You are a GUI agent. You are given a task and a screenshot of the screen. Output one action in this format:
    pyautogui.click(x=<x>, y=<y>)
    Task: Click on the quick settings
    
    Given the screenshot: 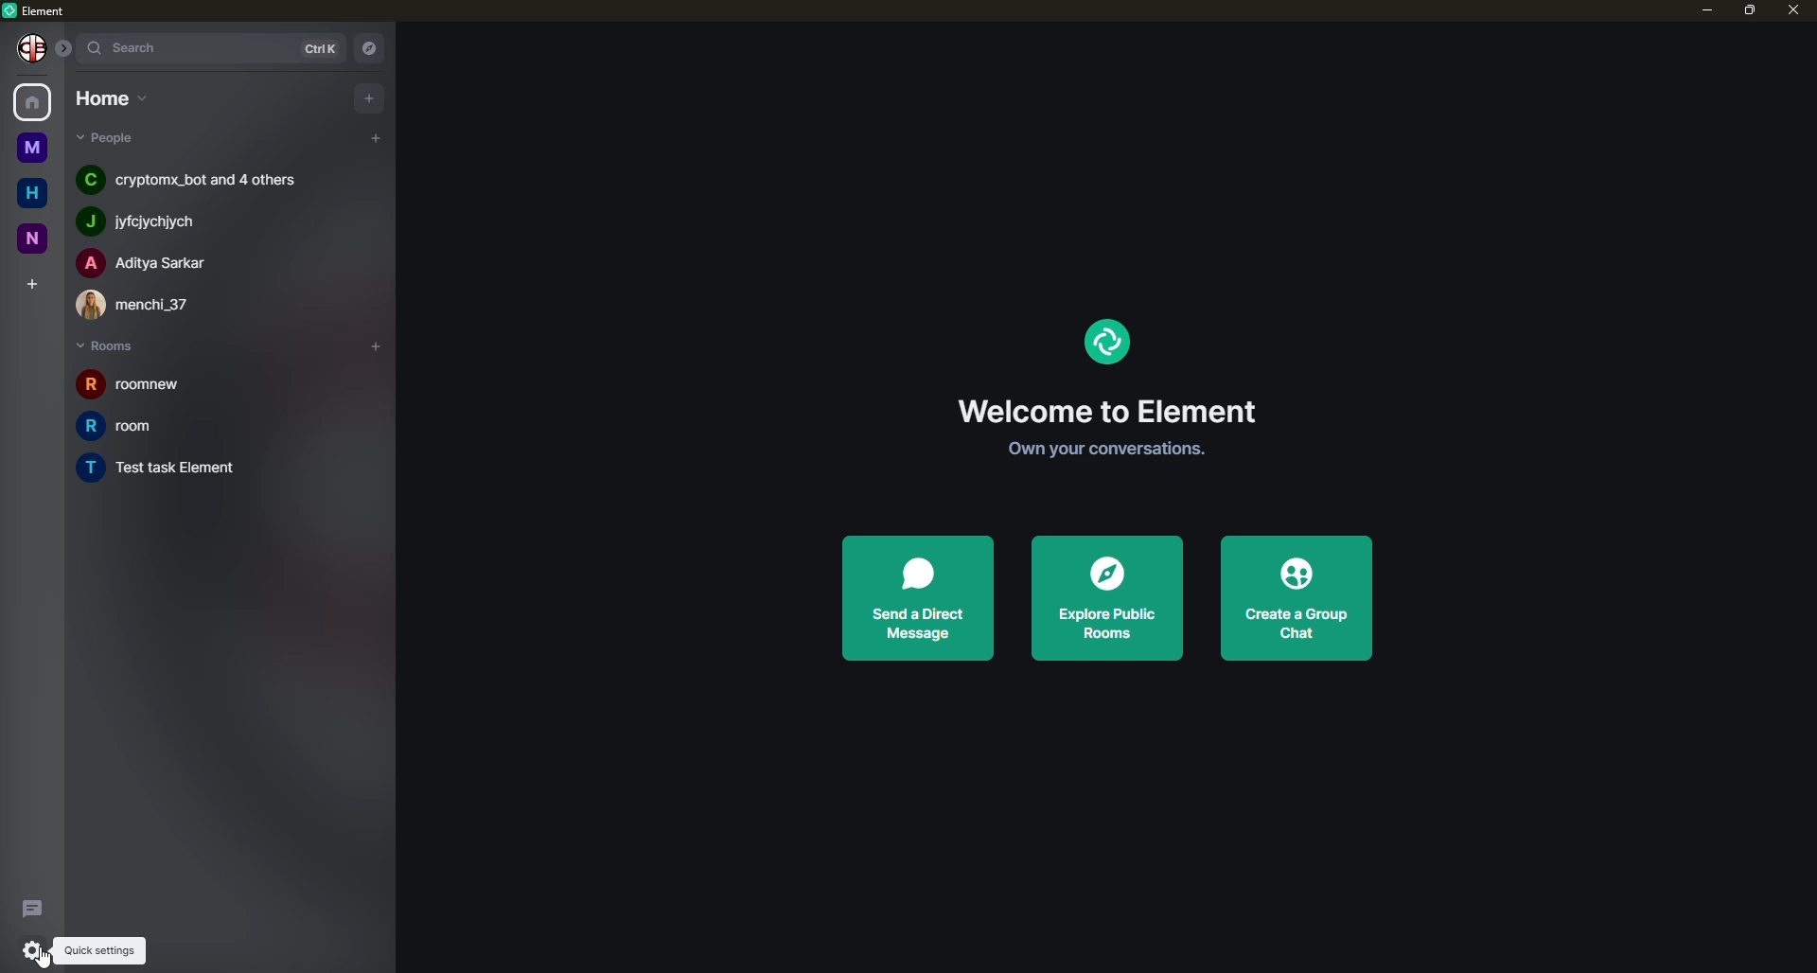 What is the action you would take?
    pyautogui.click(x=35, y=948)
    